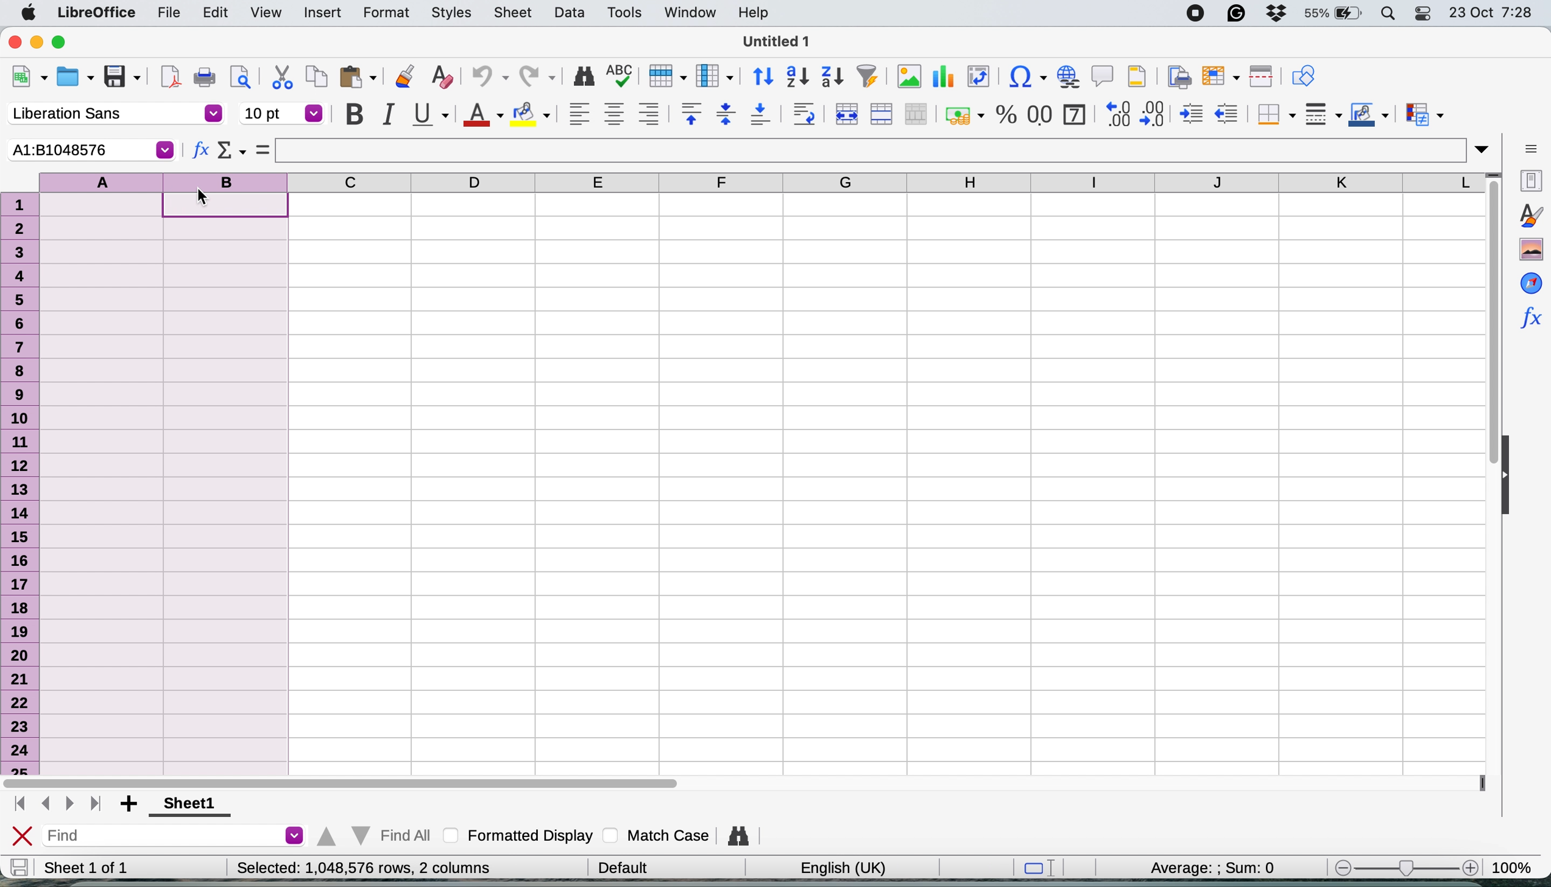  What do you see at coordinates (353, 115) in the screenshot?
I see `bold` at bounding box center [353, 115].